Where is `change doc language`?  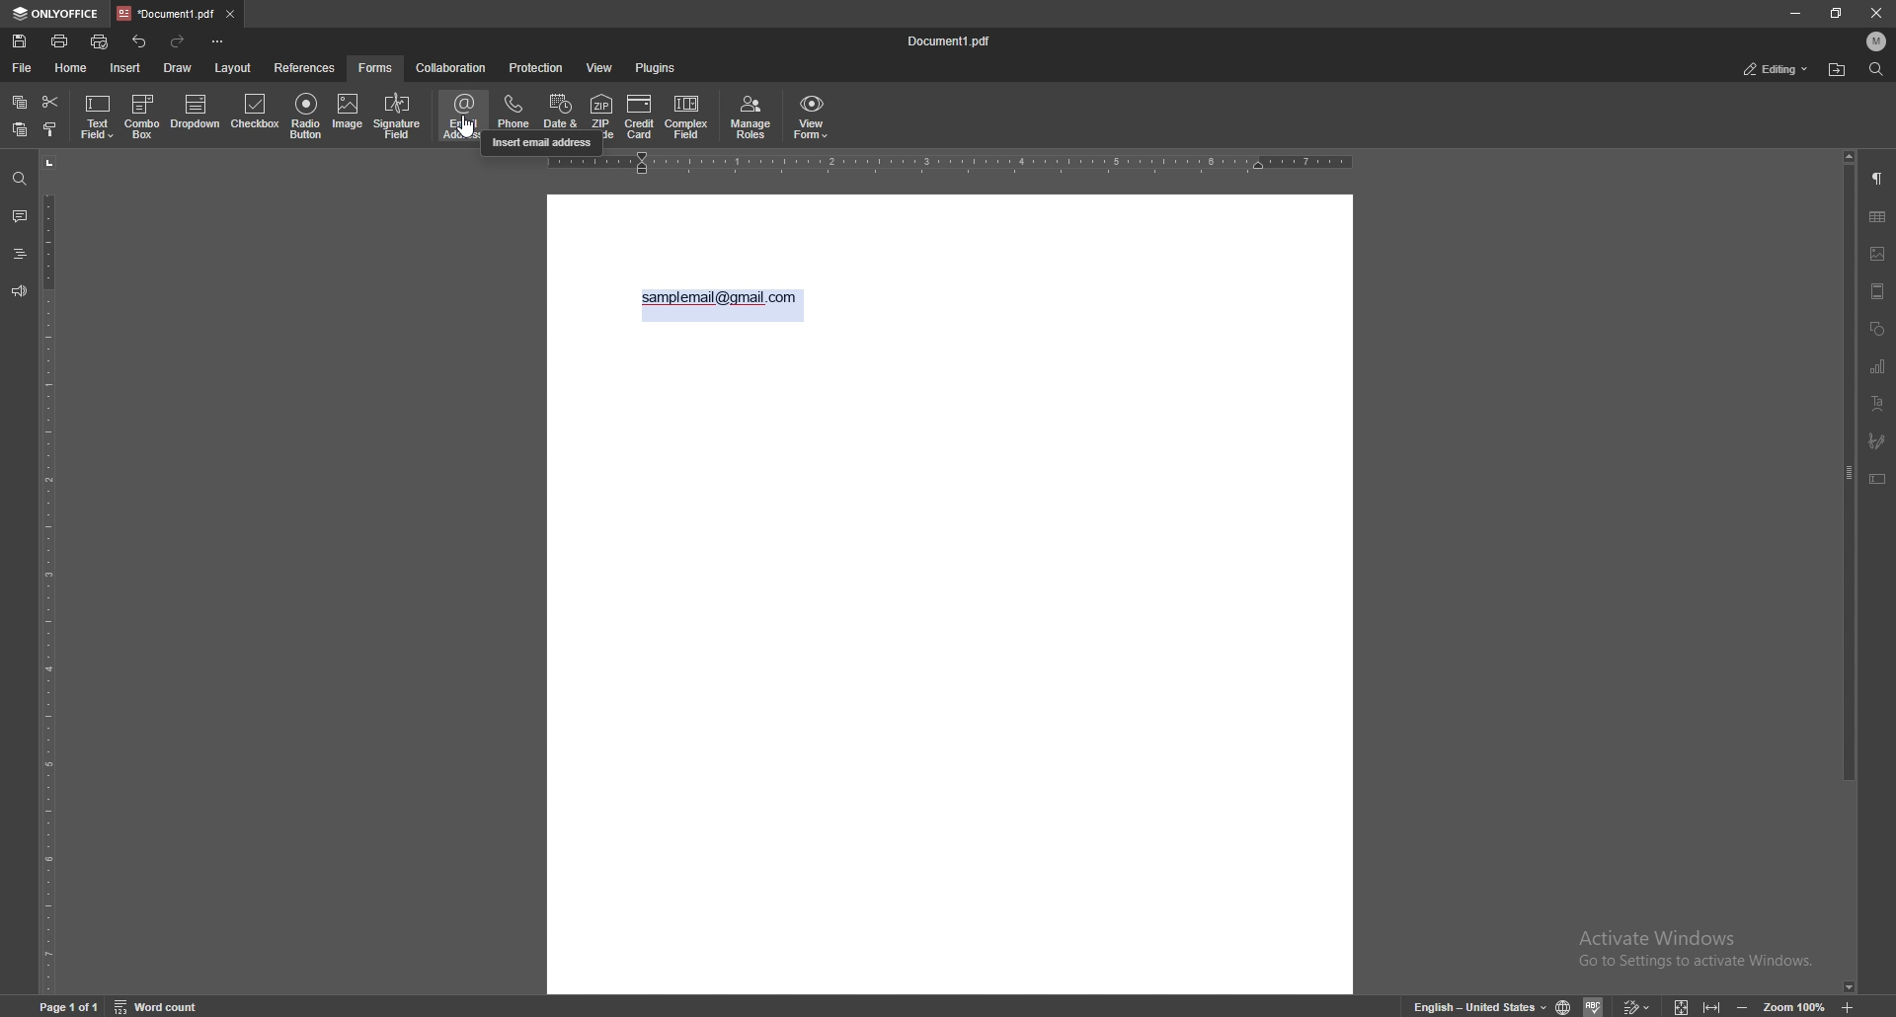
change doc language is located at coordinates (1566, 1006).